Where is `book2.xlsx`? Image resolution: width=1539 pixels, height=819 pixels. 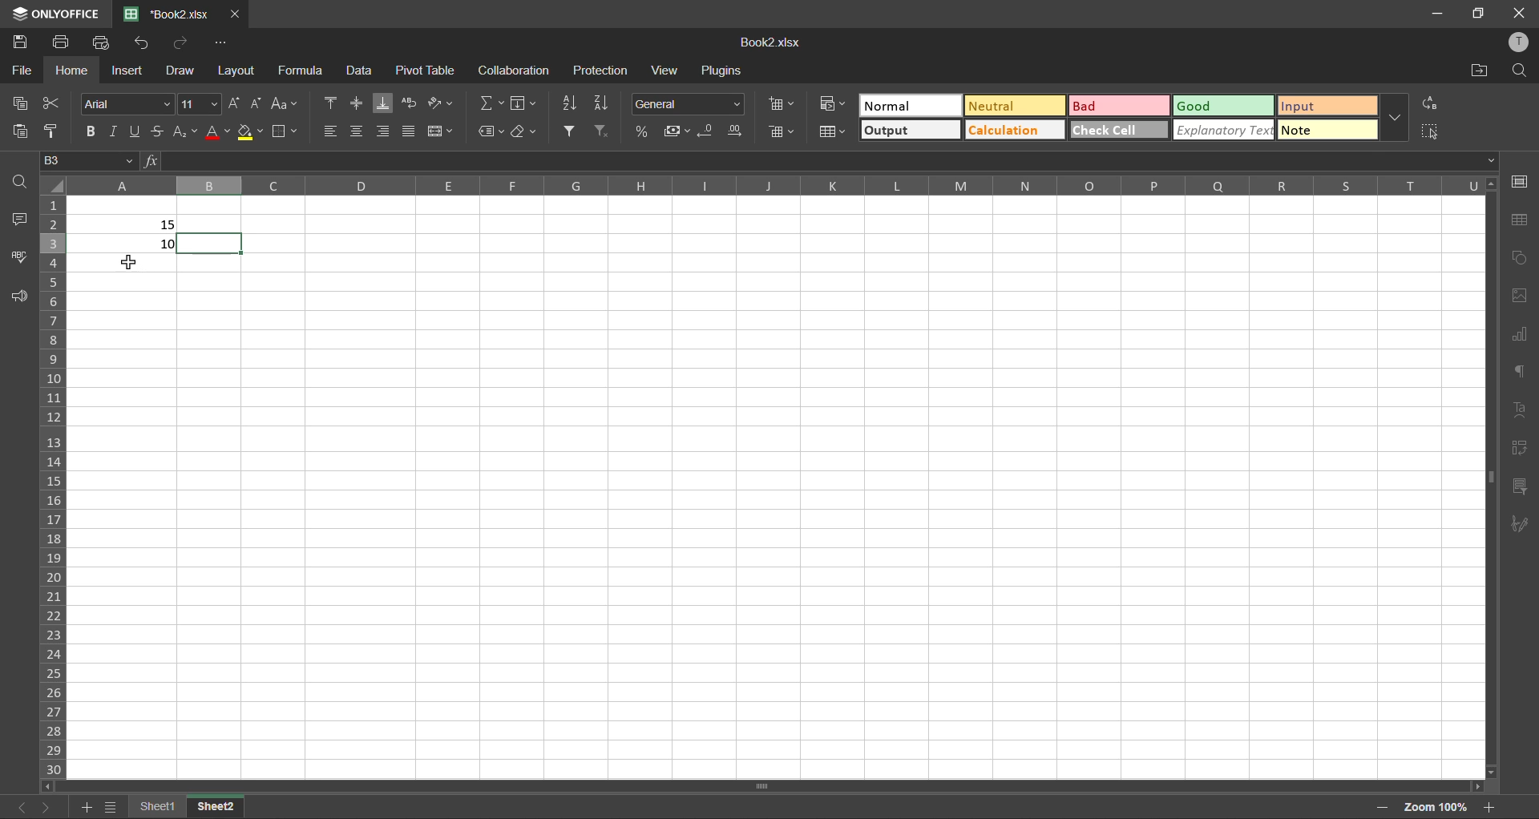 book2.xlsx is located at coordinates (162, 14).